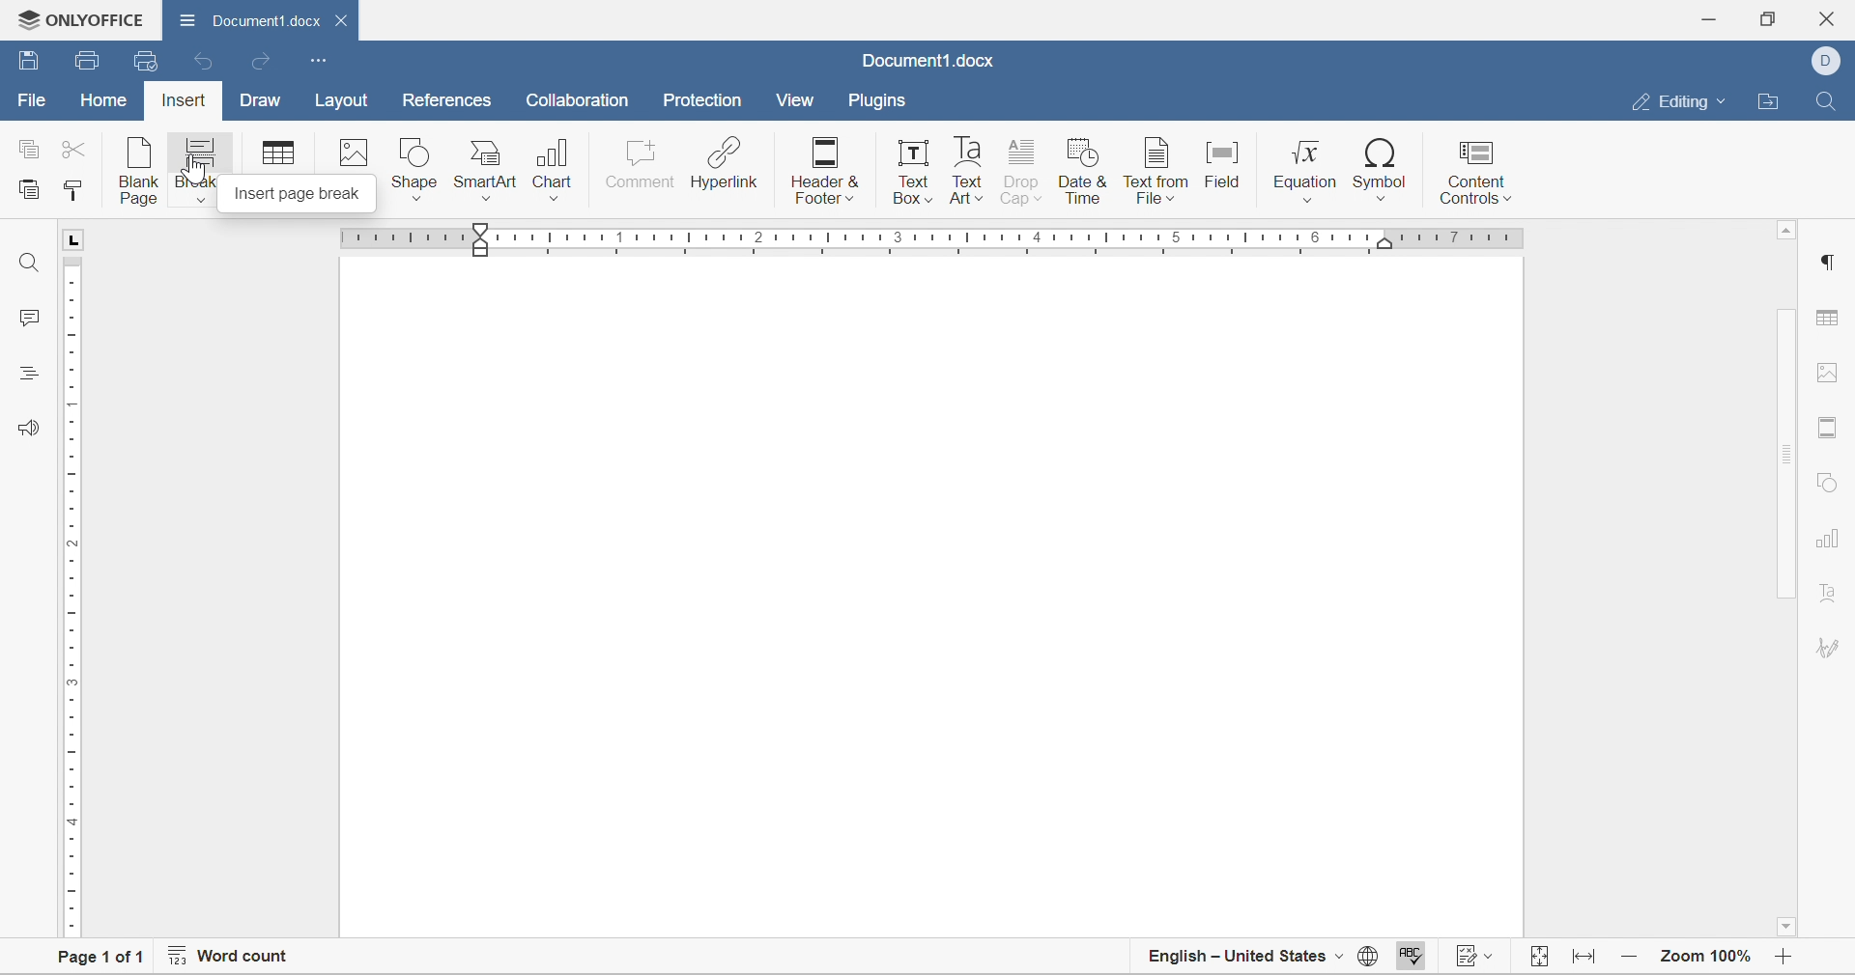 The width and height of the screenshot is (1855, 975). I want to click on Insert, so click(181, 102).